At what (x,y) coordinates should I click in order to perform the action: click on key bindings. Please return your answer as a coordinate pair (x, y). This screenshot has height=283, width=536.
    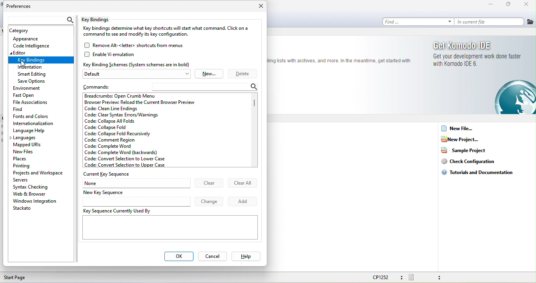
    Looking at the image, I should click on (100, 20).